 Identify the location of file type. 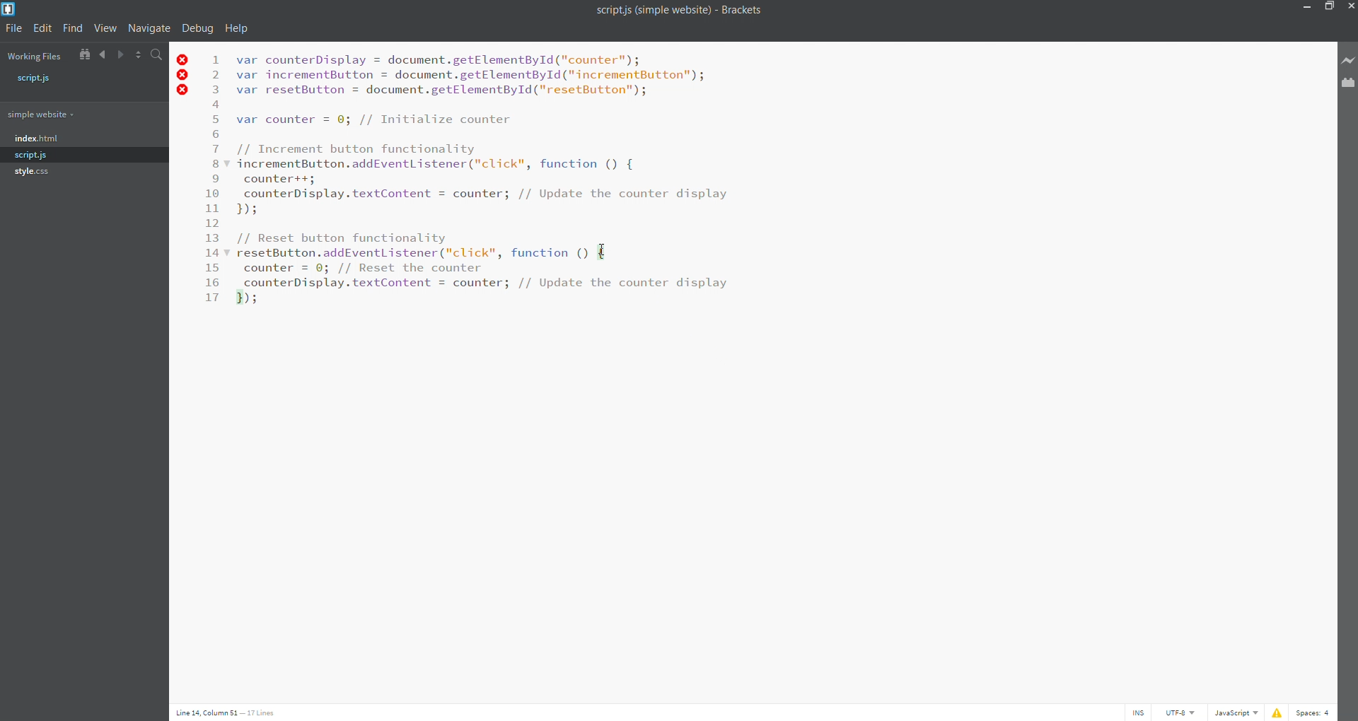
(1236, 713).